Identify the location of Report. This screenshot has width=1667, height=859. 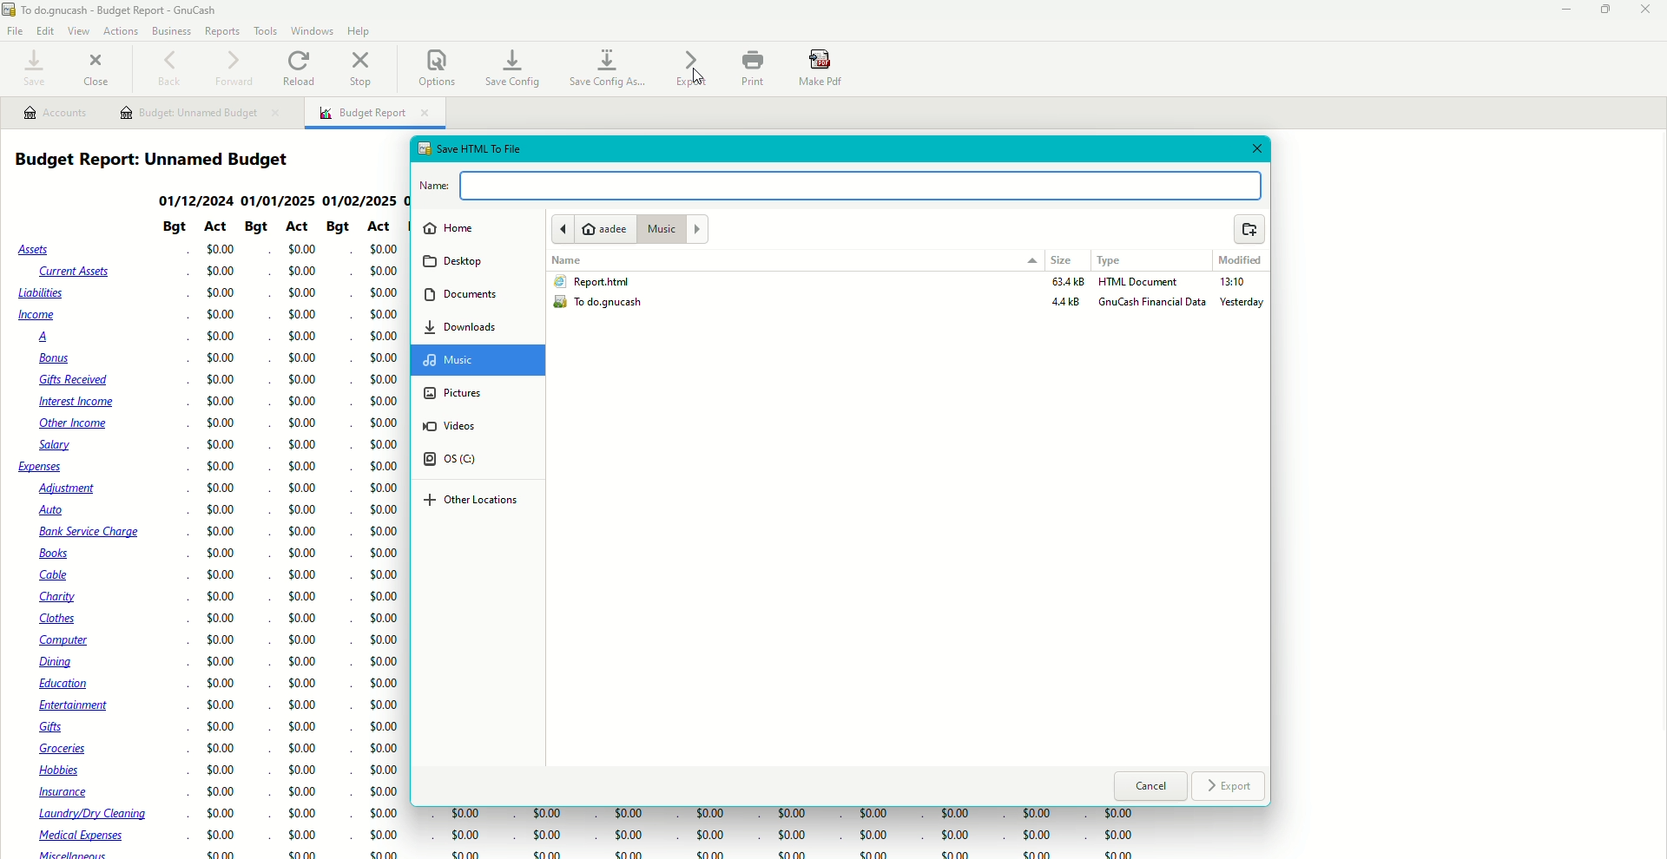
(590, 281).